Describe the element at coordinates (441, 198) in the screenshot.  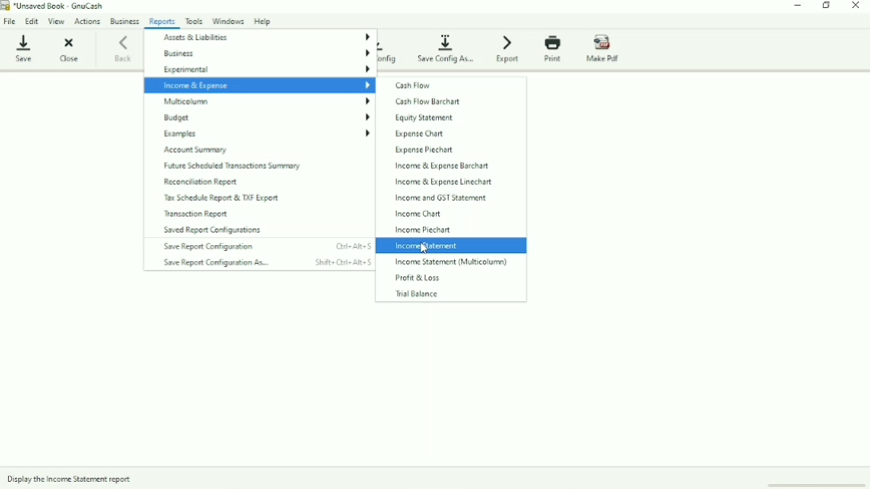
I see `Income and GST Statement` at that location.